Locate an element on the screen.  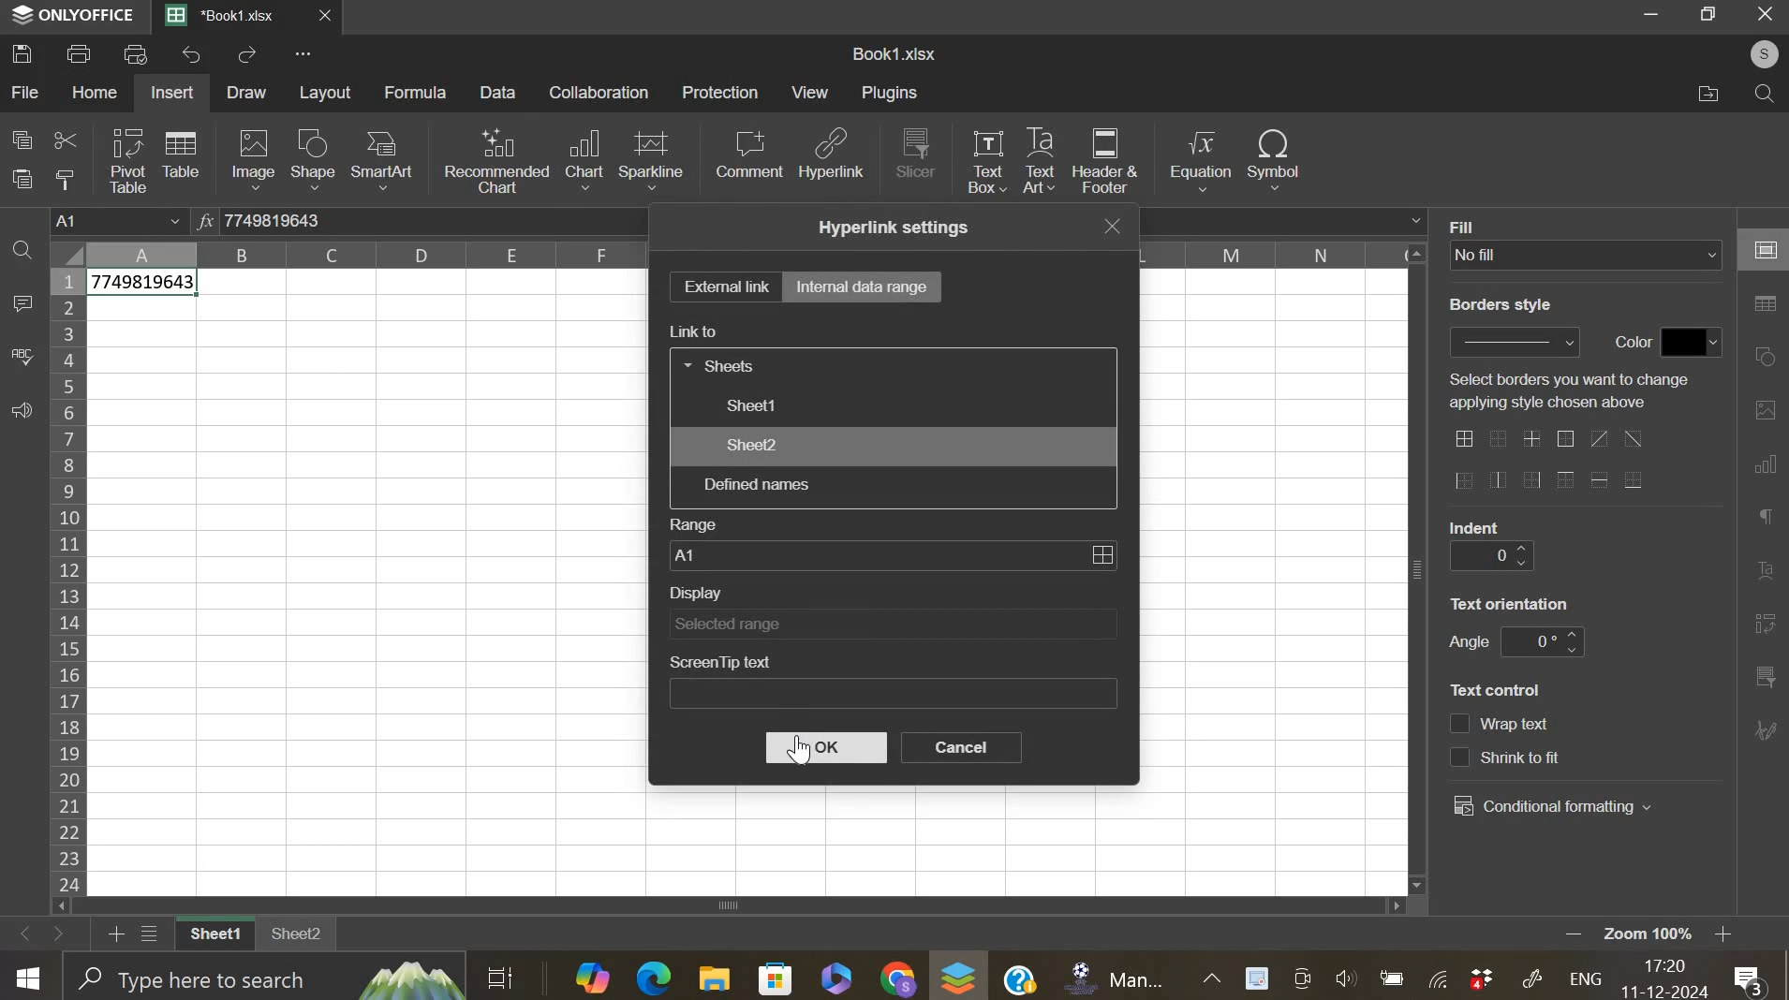
ok is located at coordinates (826, 748).